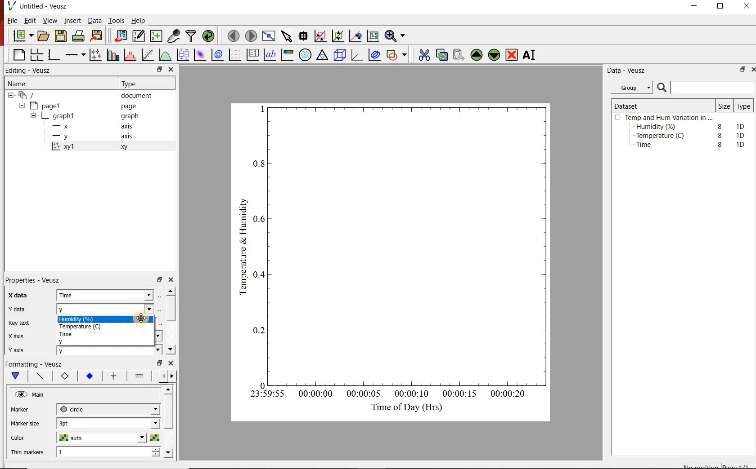 Image resolution: width=756 pixels, height=469 pixels. Describe the element at coordinates (261, 108) in the screenshot. I see `1` at that location.